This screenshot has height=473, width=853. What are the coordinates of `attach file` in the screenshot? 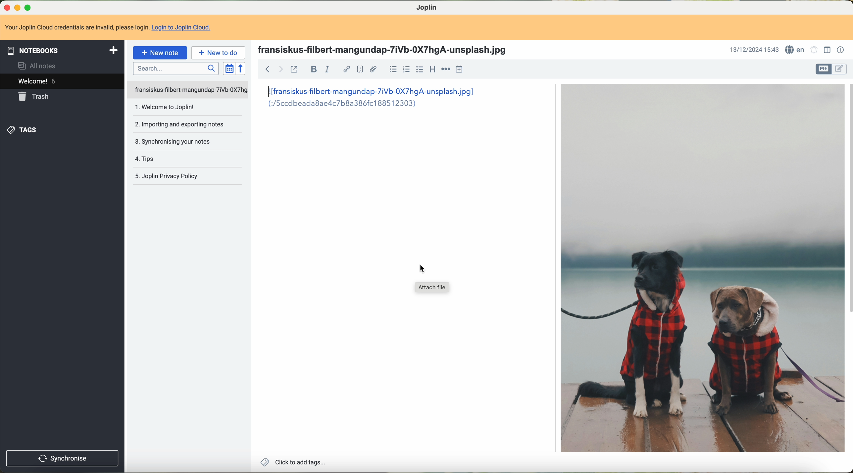 It's located at (433, 288).